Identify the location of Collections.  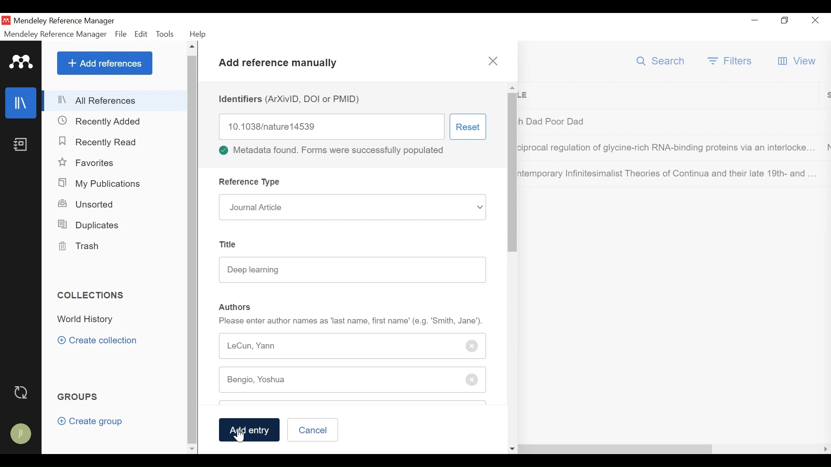
(92, 295).